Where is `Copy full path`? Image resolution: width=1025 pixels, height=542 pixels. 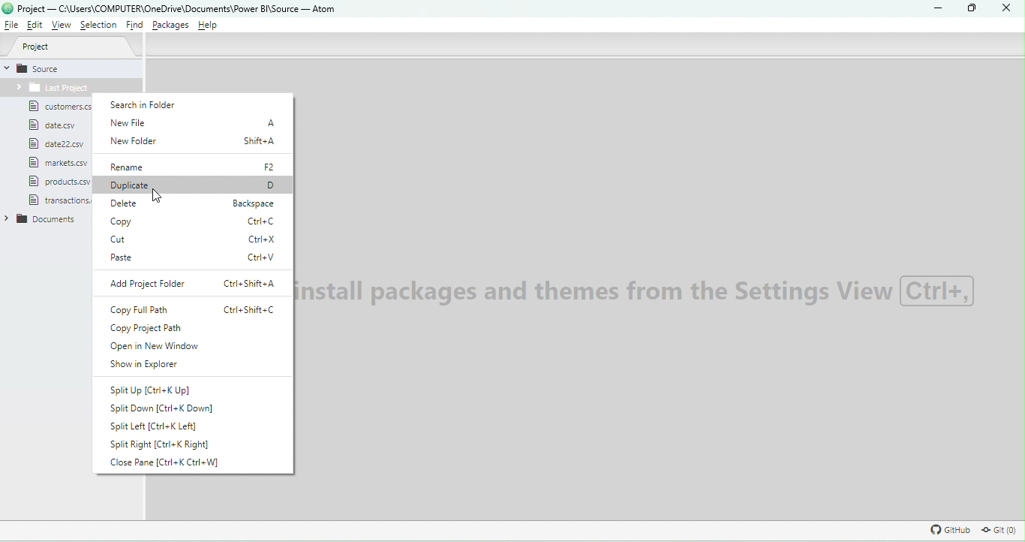
Copy full path is located at coordinates (194, 310).